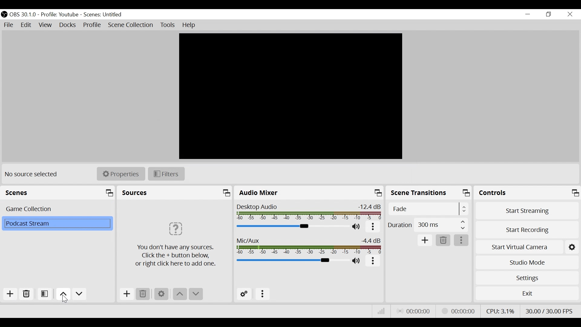 This screenshot has height=327, width=581. What do you see at coordinates (59, 193) in the screenshot?
I see `Scenes panel` at bounding box center [59, 193].